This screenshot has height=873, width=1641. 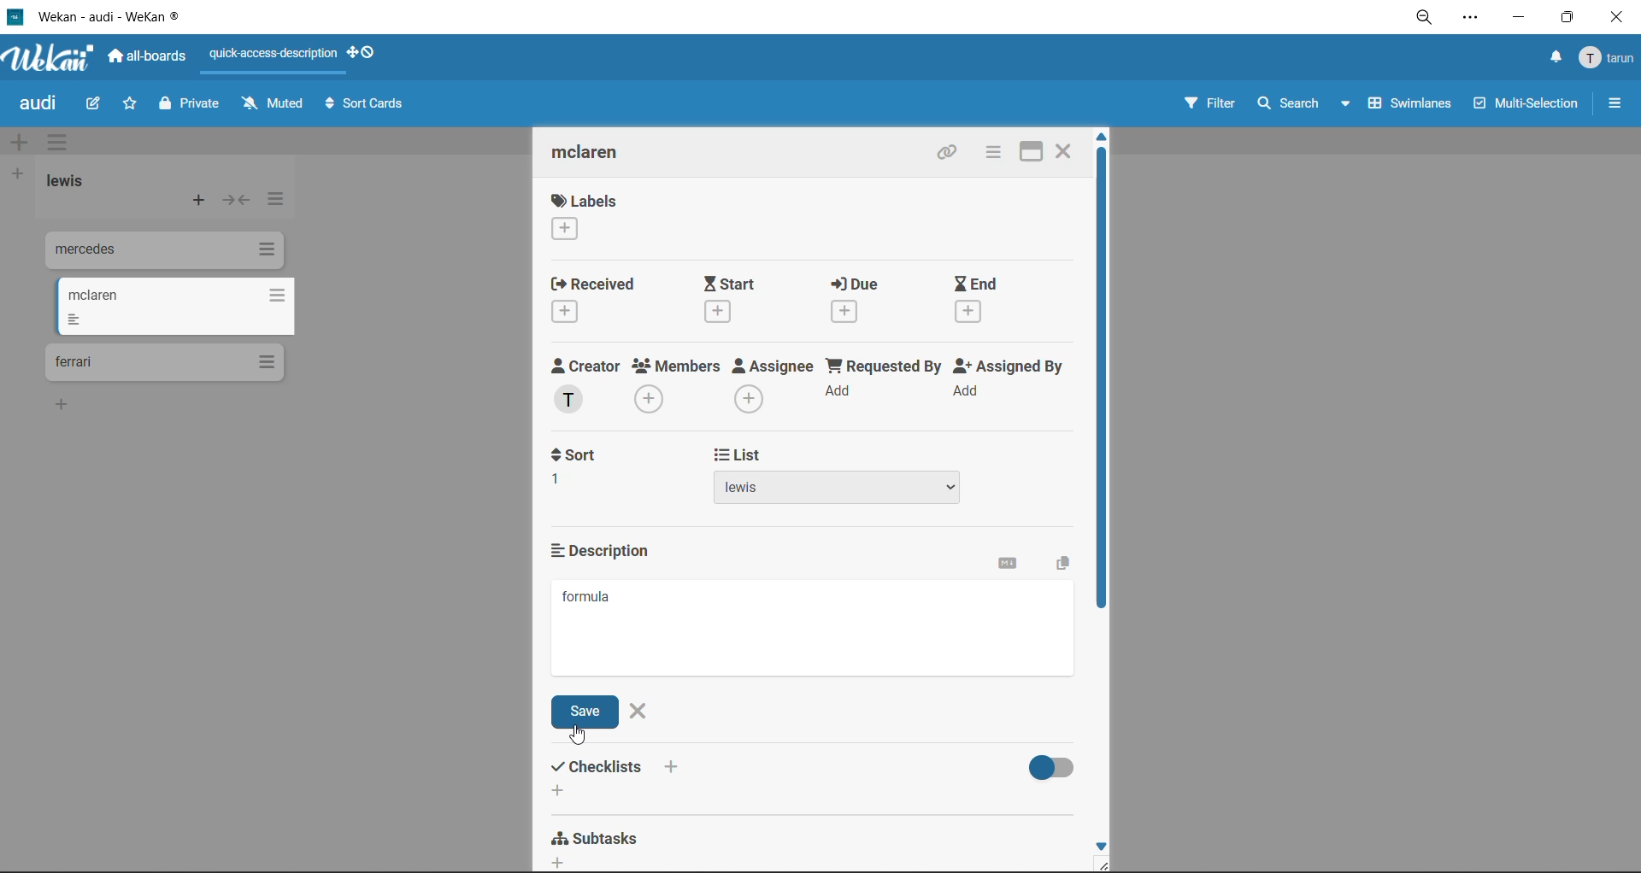 I want to click on all boards, so click(x=148, y=56).